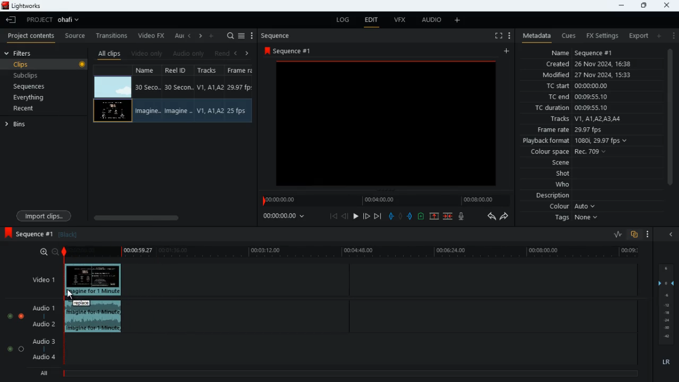  I want to click on filters, so click(24, 54).